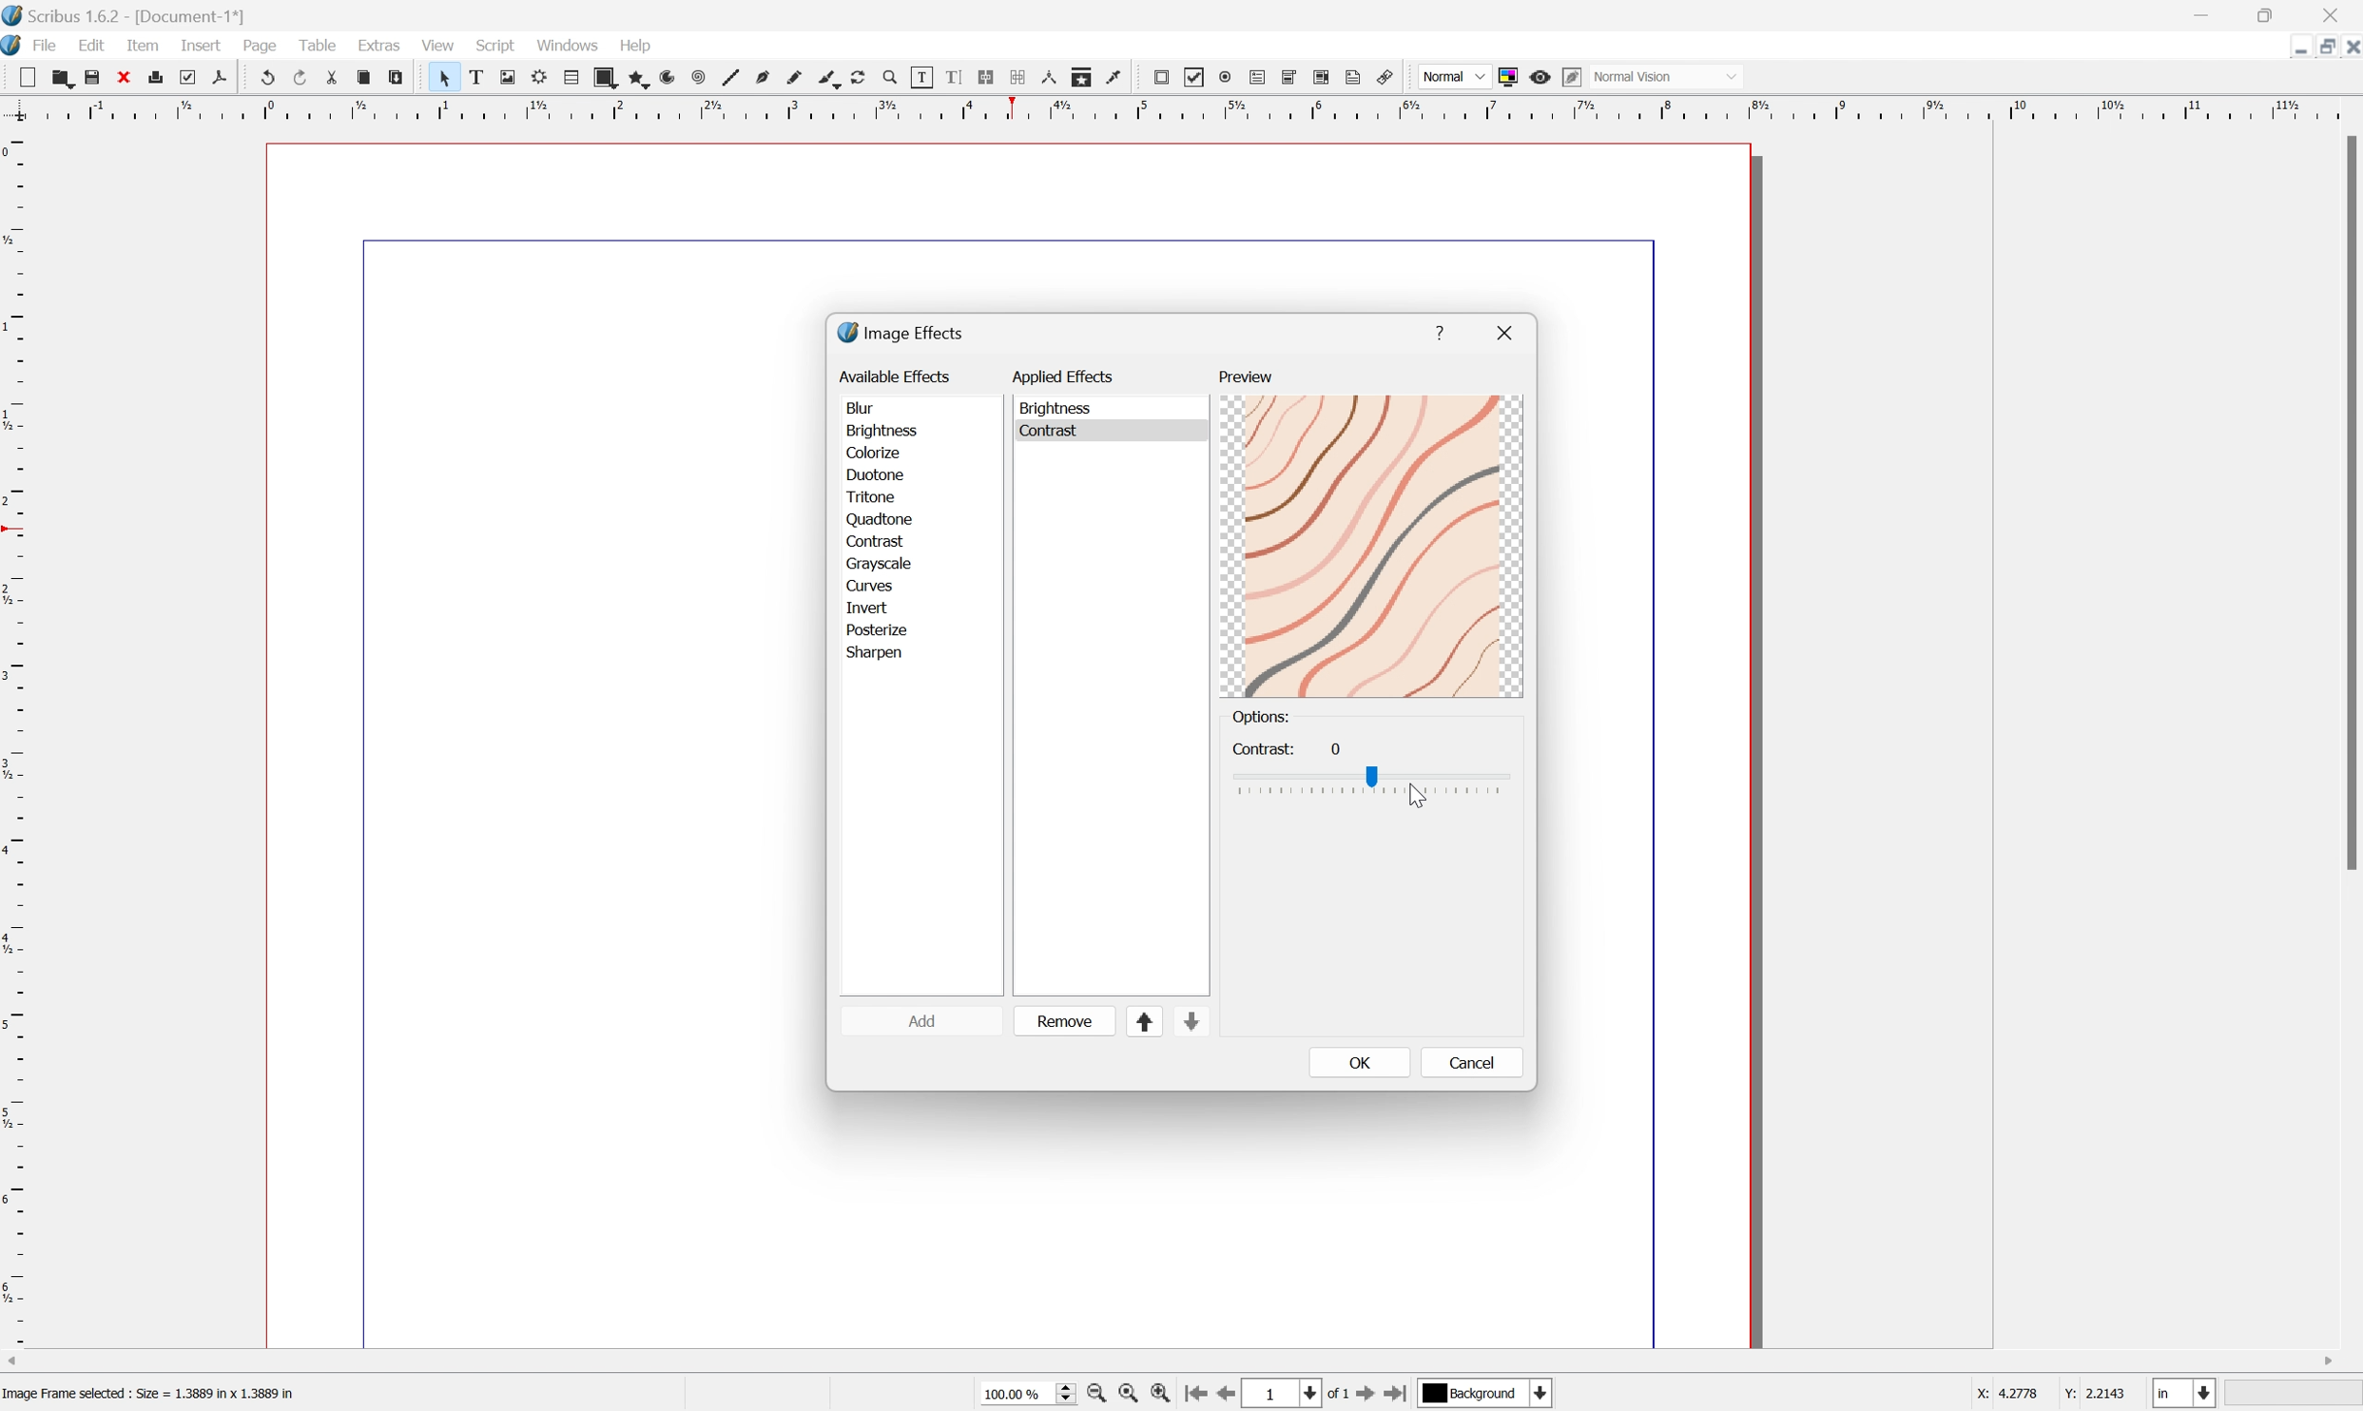 Image resolution: width=2363 pixels, height=1411 pixels. What do you see at coordinates (1172, 1022) in the screenshot?
I see `sort` at bounding box center [1172, 1022].